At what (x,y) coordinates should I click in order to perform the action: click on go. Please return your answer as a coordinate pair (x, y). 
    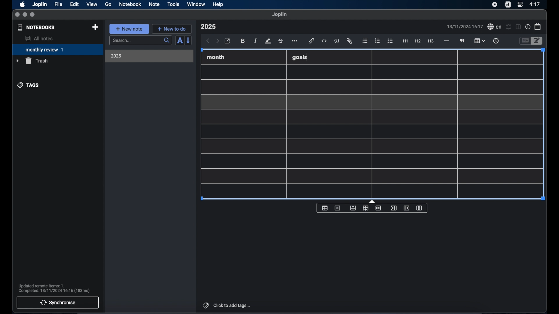
    Looking at the image, I should click on (108, 4).